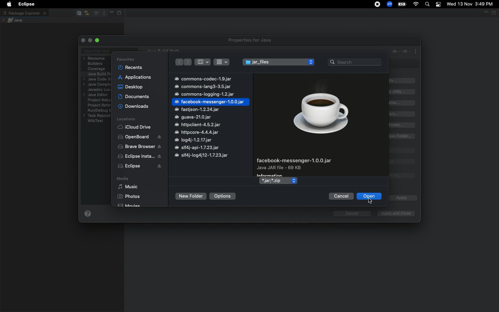  Describe the element at coordinates (9, 4) in the screenshot. I see `Apple logo` at that location.